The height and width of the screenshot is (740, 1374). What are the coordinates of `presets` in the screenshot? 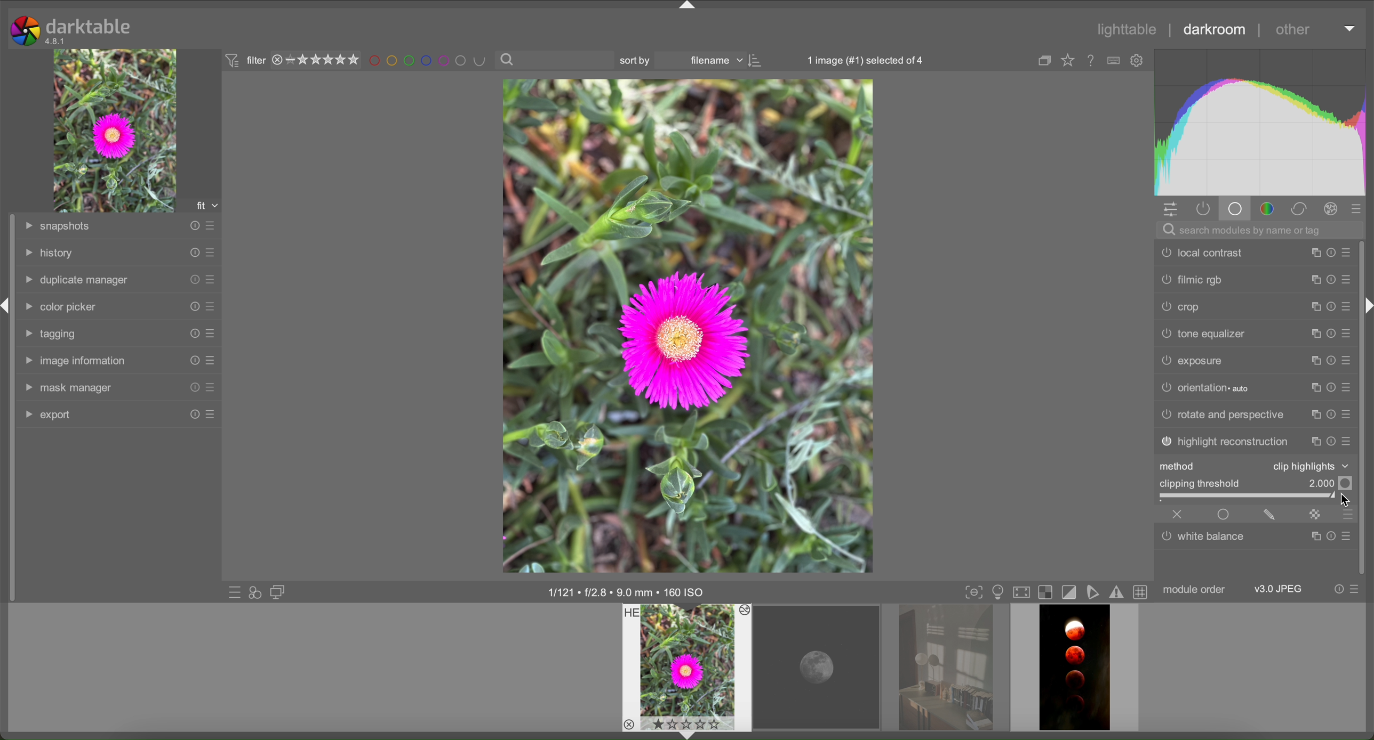 It's located at (1360, 208).